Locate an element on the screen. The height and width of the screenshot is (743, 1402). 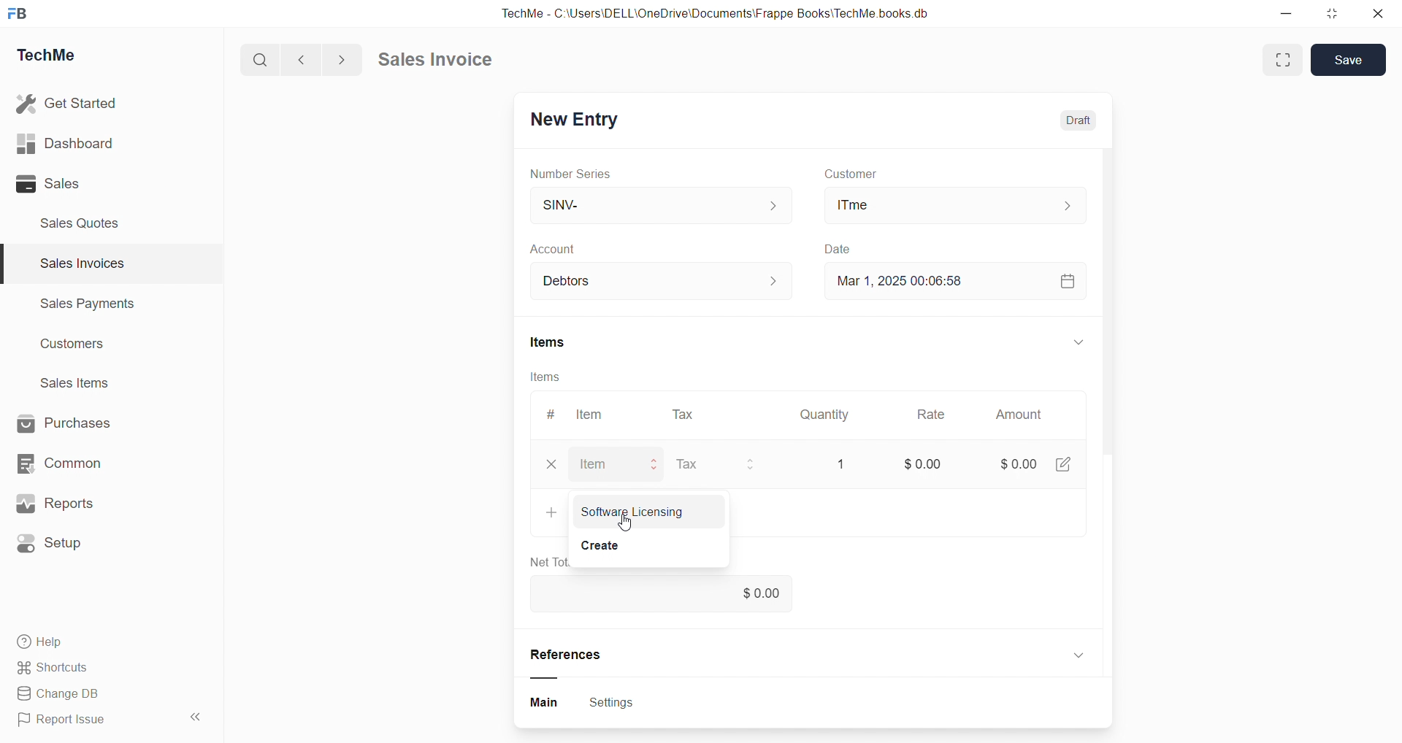
ITme| is located at coordinates (953, 204).